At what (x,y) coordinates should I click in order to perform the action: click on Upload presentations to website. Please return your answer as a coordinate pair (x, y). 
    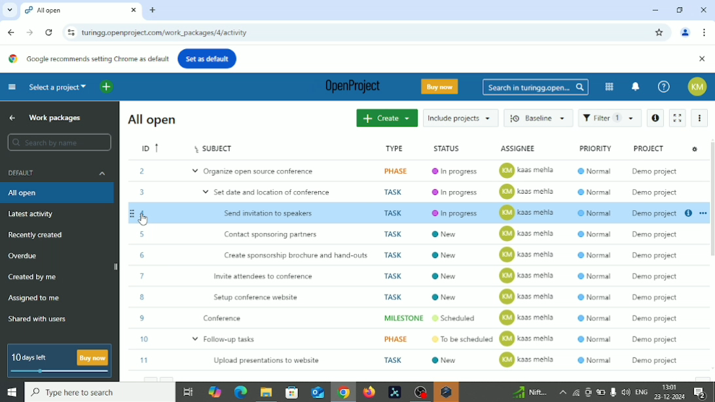
    Looking at the image, I should click on (417, 360).